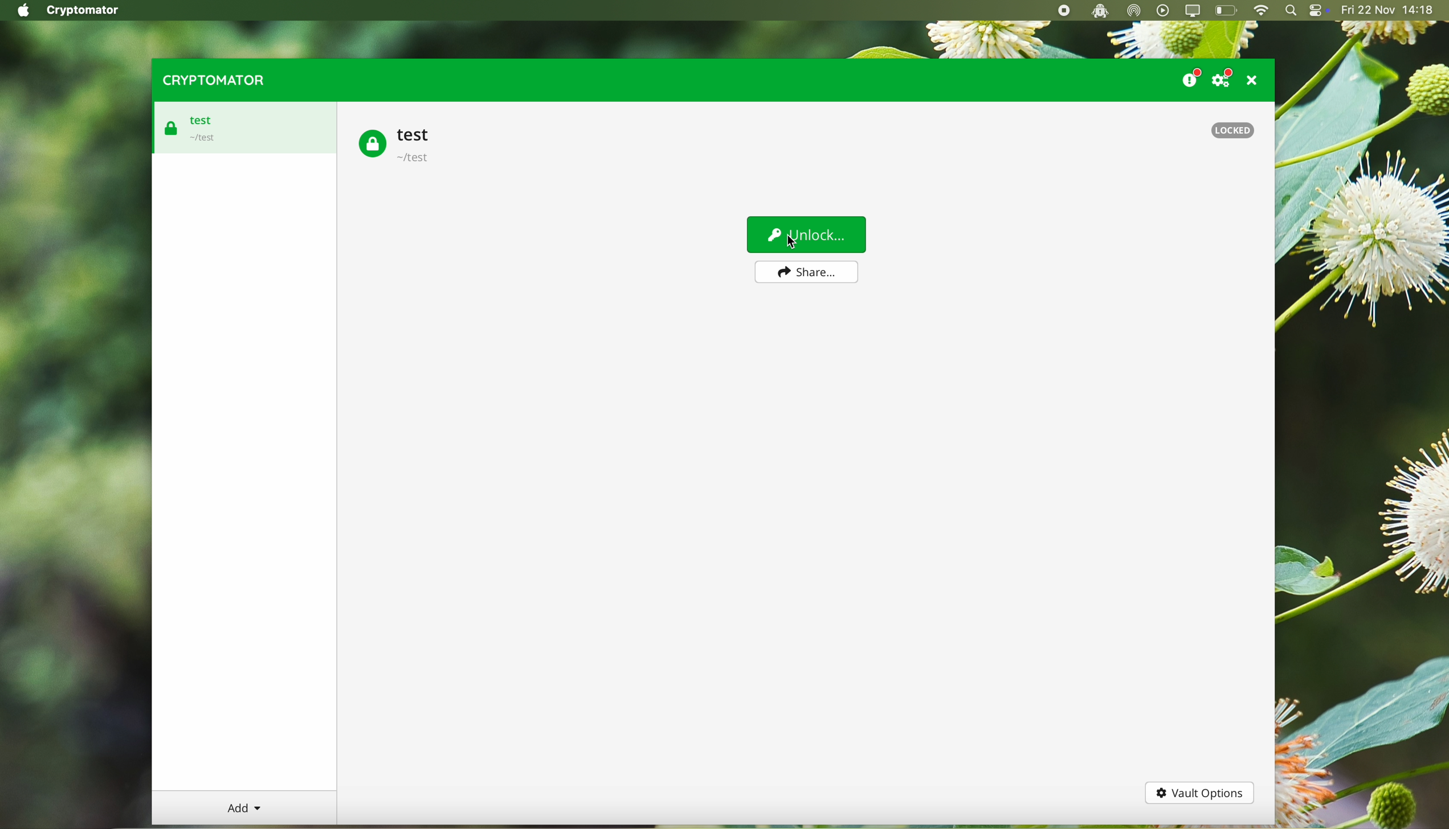  I want to click on battery, so click(1227, 11).